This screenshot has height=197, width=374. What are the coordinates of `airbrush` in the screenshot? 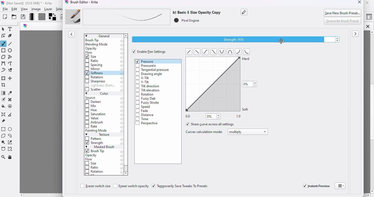 It's located at (94, 123).